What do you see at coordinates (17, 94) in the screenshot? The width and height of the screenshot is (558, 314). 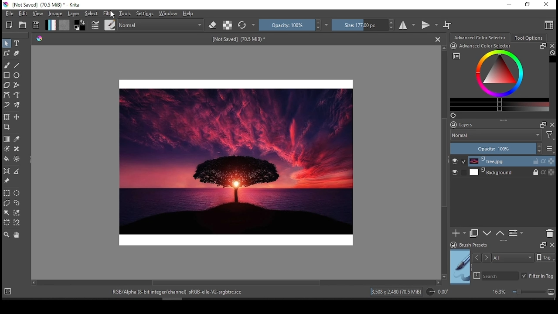 I see `freehand path tool` at bounding box center [17, 94].